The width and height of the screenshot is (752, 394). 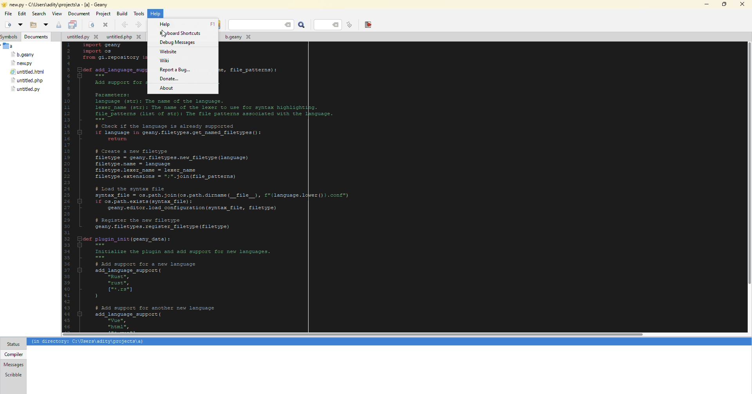 I want to click on open, so click(x=31, y=25).